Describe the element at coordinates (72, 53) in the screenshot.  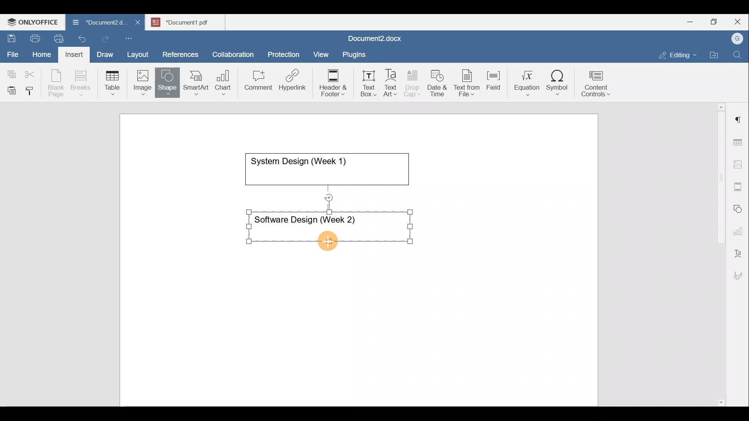
I see `Insert` at that location.